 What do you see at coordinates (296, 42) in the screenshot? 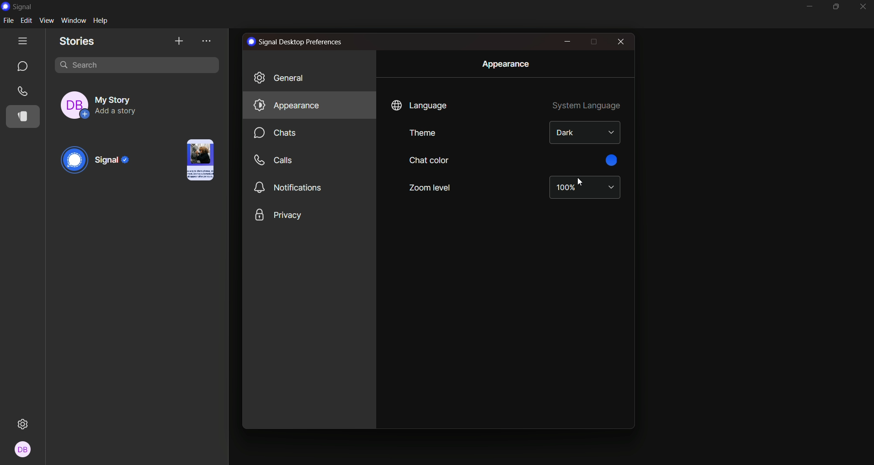
I see `text` at bounding box center [296, 42].